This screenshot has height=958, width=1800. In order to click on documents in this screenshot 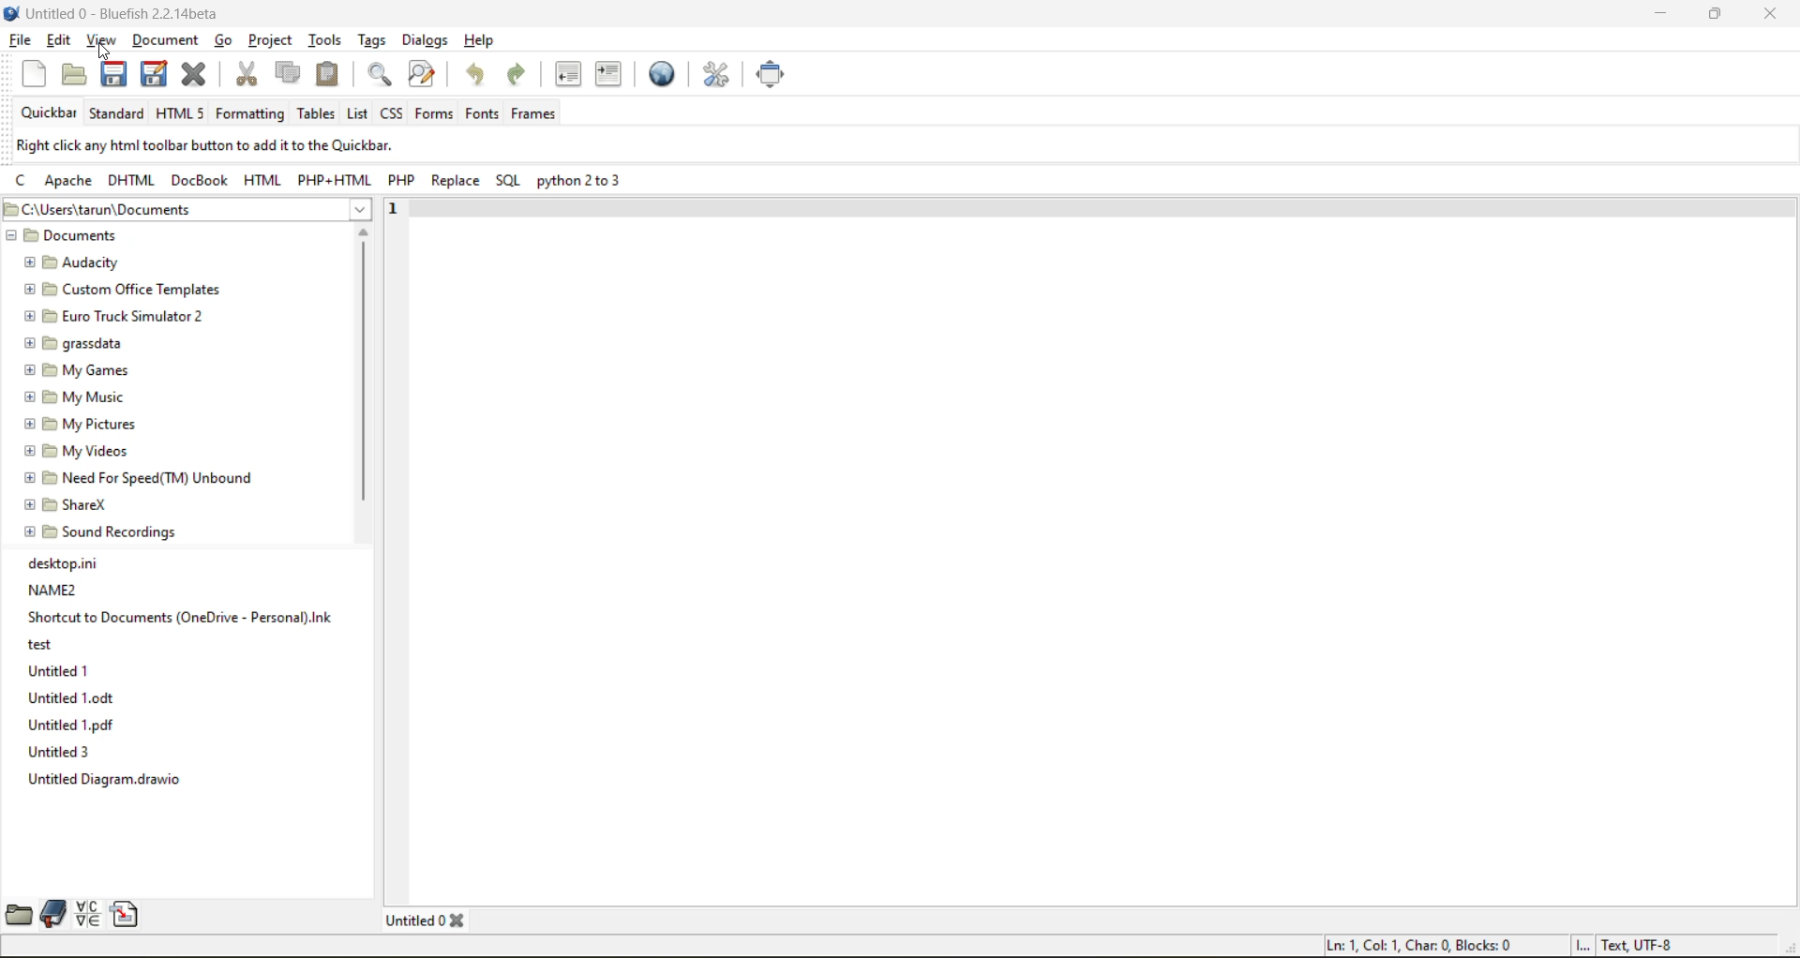, I will do `click(82, 236)`.